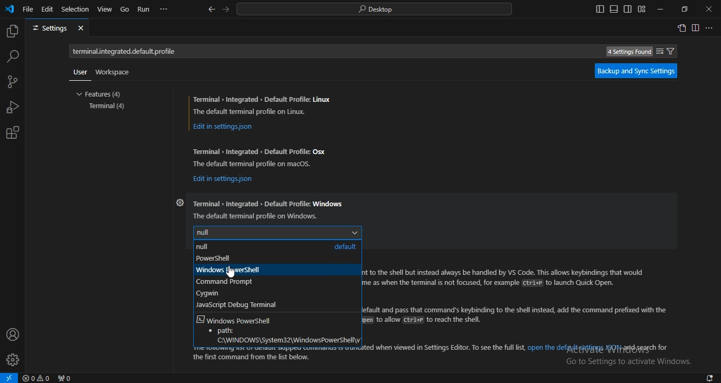 This screenshot has height=383, width=721. What do you see at coordinates (234, 282) in the screenshot?
I see `command prompt` at bounding box center [234, 282].